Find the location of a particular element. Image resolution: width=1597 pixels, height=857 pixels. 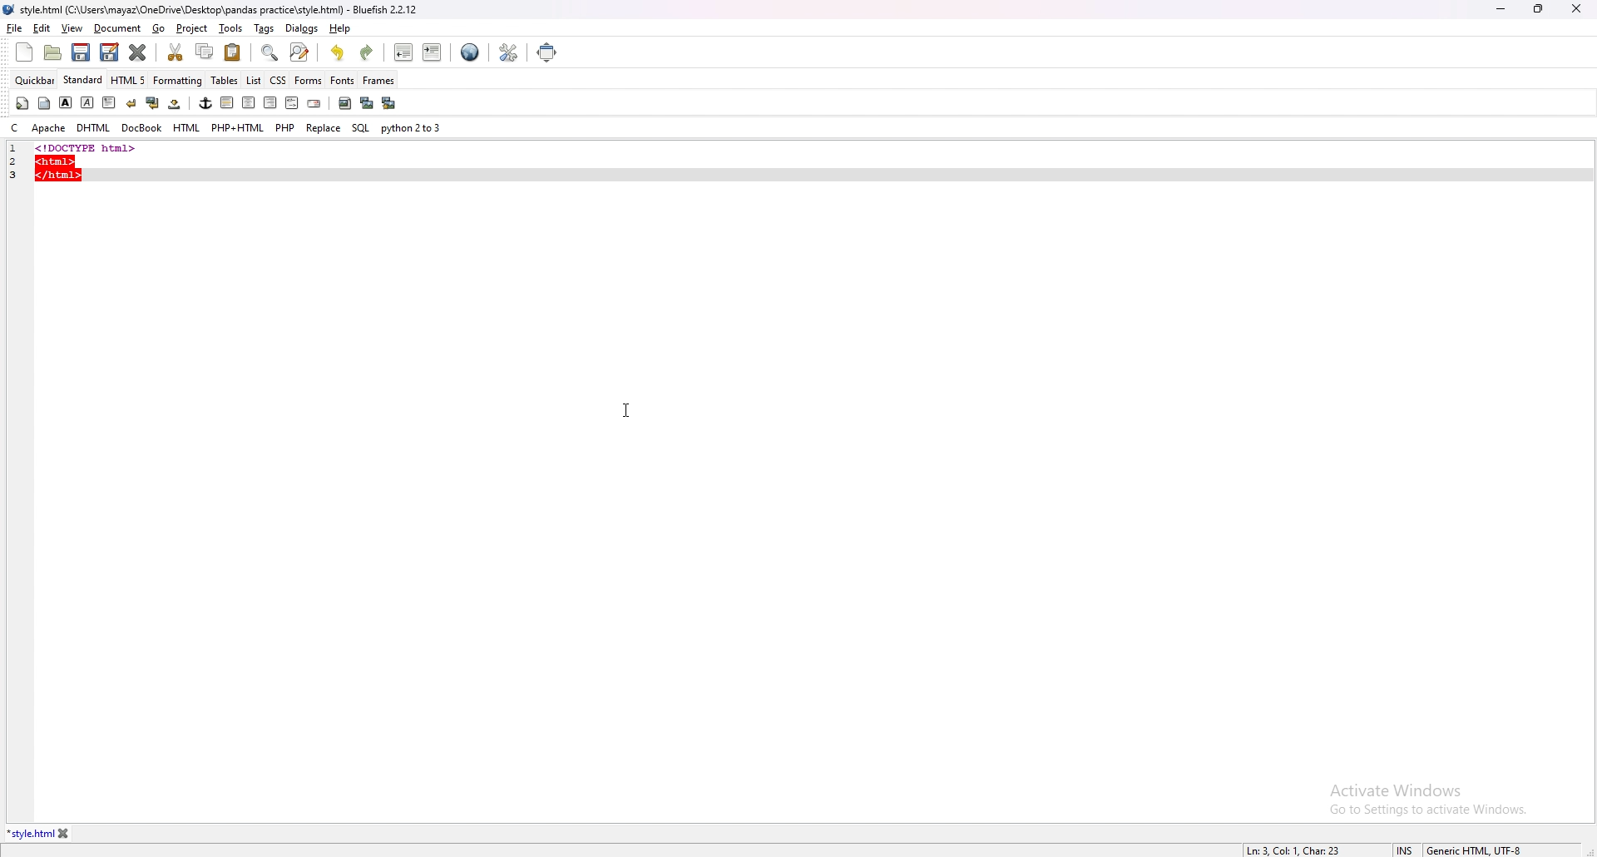

fonts is located at coordinates (343, 80).